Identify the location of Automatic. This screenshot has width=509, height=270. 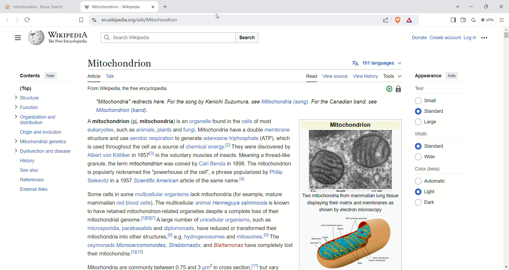
(435, 181).